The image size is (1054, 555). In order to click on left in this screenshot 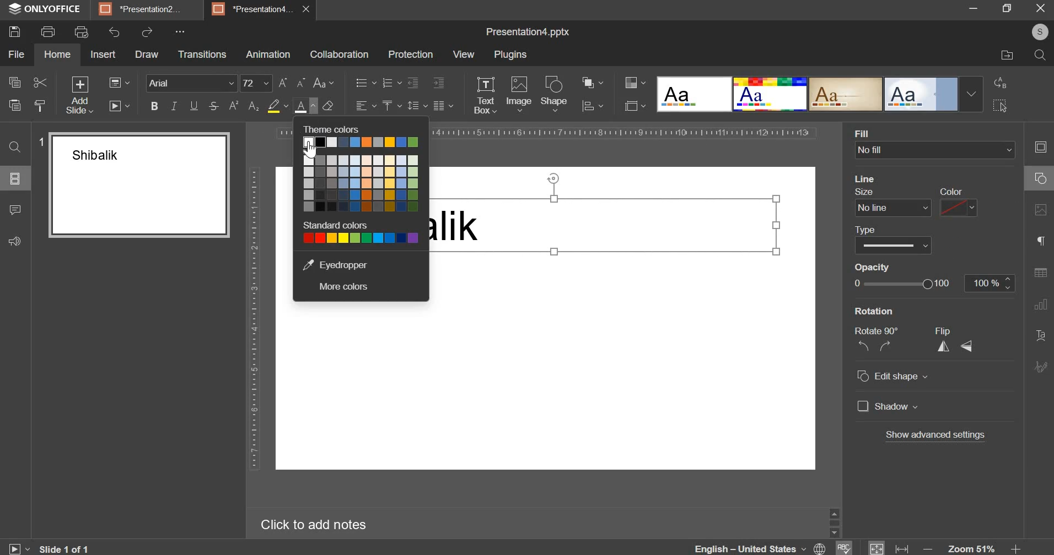, I will do `click(863, 346)`.